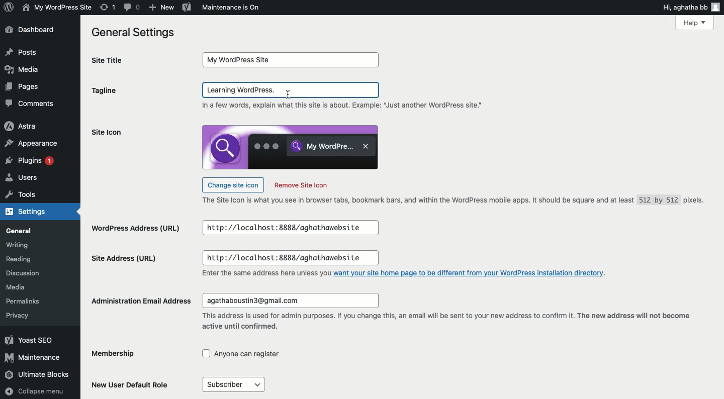  What do you see at coordinates (27, 274) in the screenshot?
I see `Discussion` at bounding box center [27, 274].